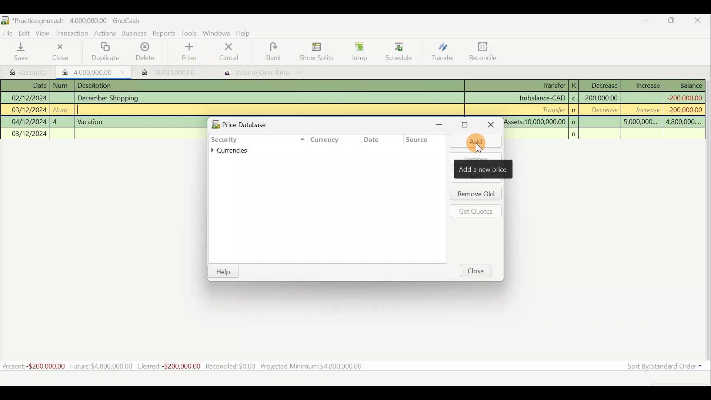  I want to click on n, so click(576, 134).